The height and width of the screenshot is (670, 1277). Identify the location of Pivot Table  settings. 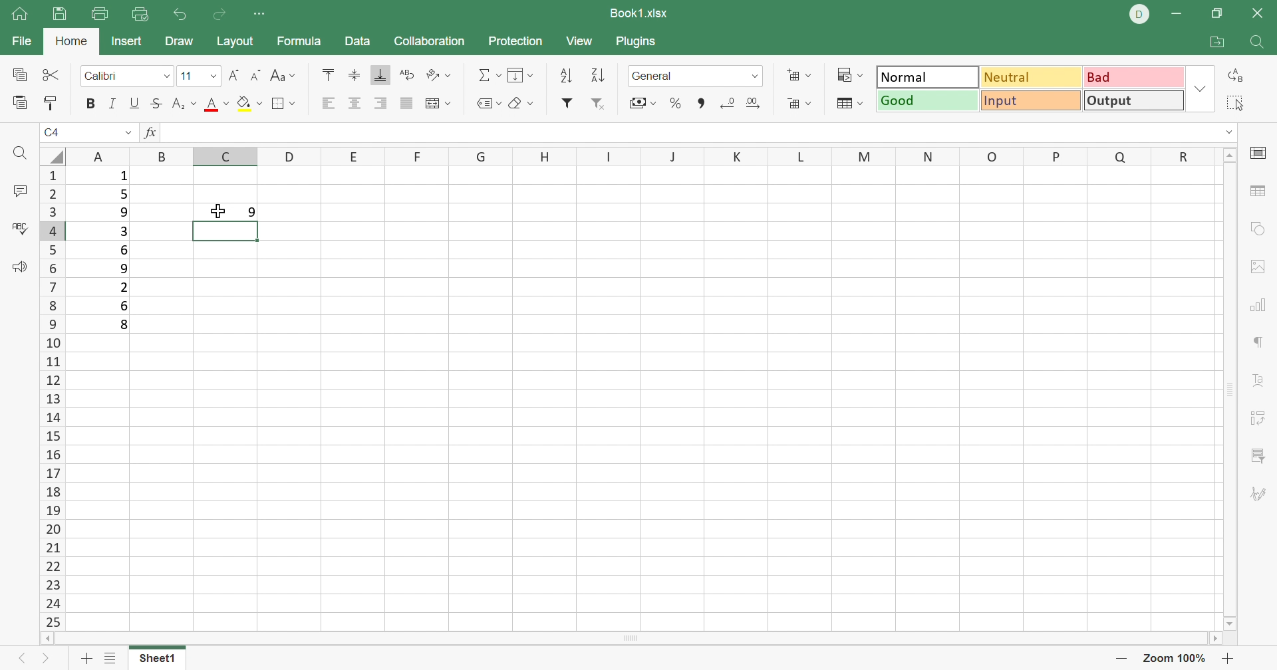
(1256, 416).